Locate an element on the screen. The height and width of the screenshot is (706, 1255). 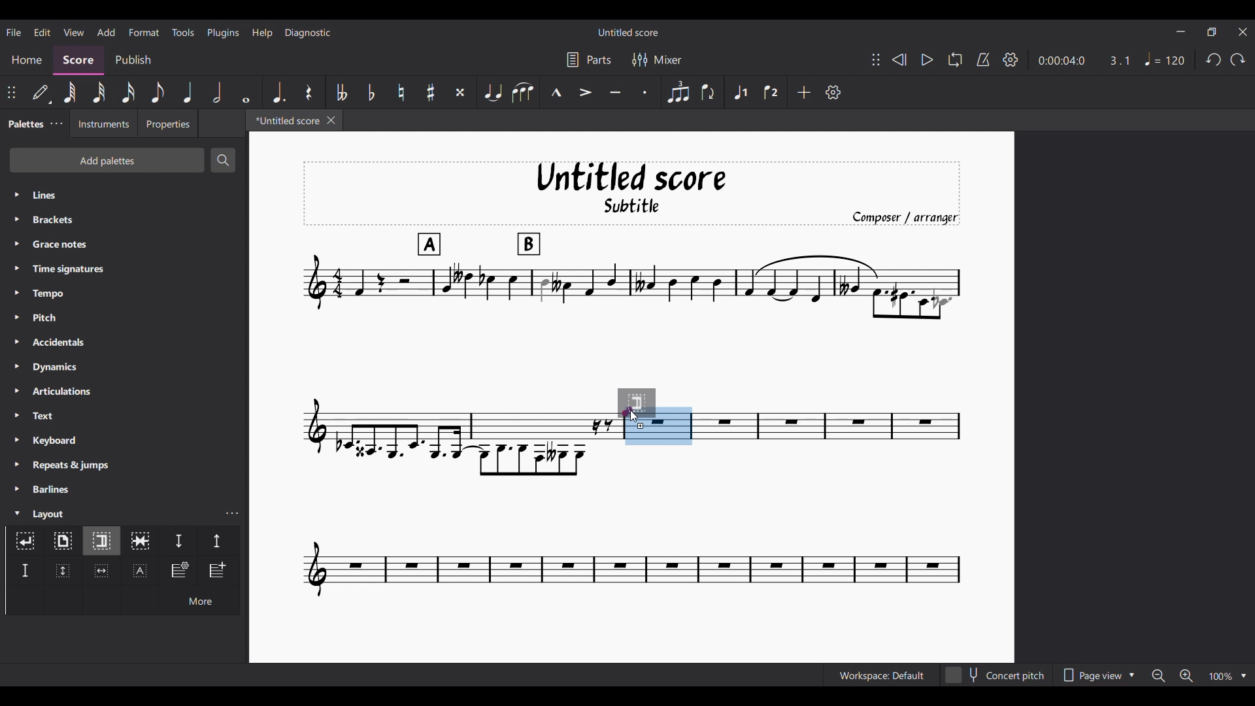
*Untitled score, current tab is located at coordinates (285, 120).